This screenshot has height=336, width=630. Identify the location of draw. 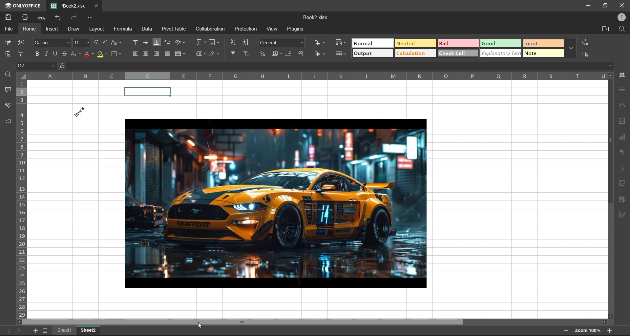
(74, 29).